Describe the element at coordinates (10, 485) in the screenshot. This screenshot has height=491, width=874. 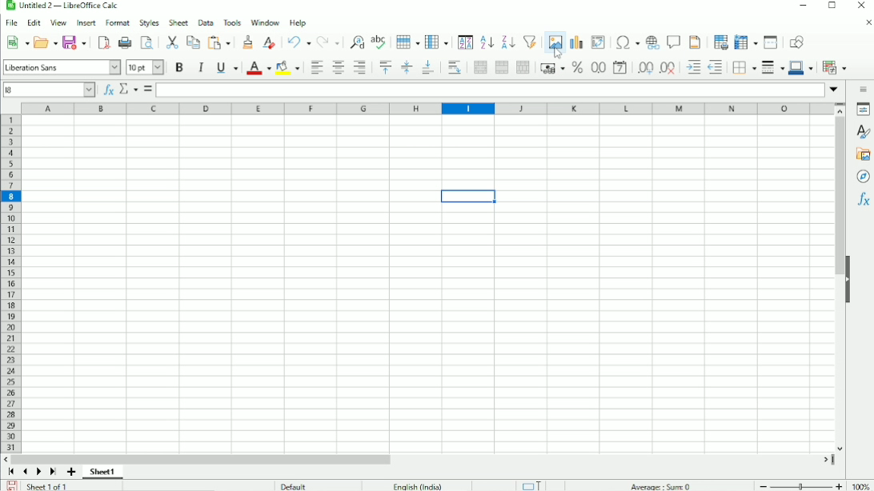
I see `Save` at that location.